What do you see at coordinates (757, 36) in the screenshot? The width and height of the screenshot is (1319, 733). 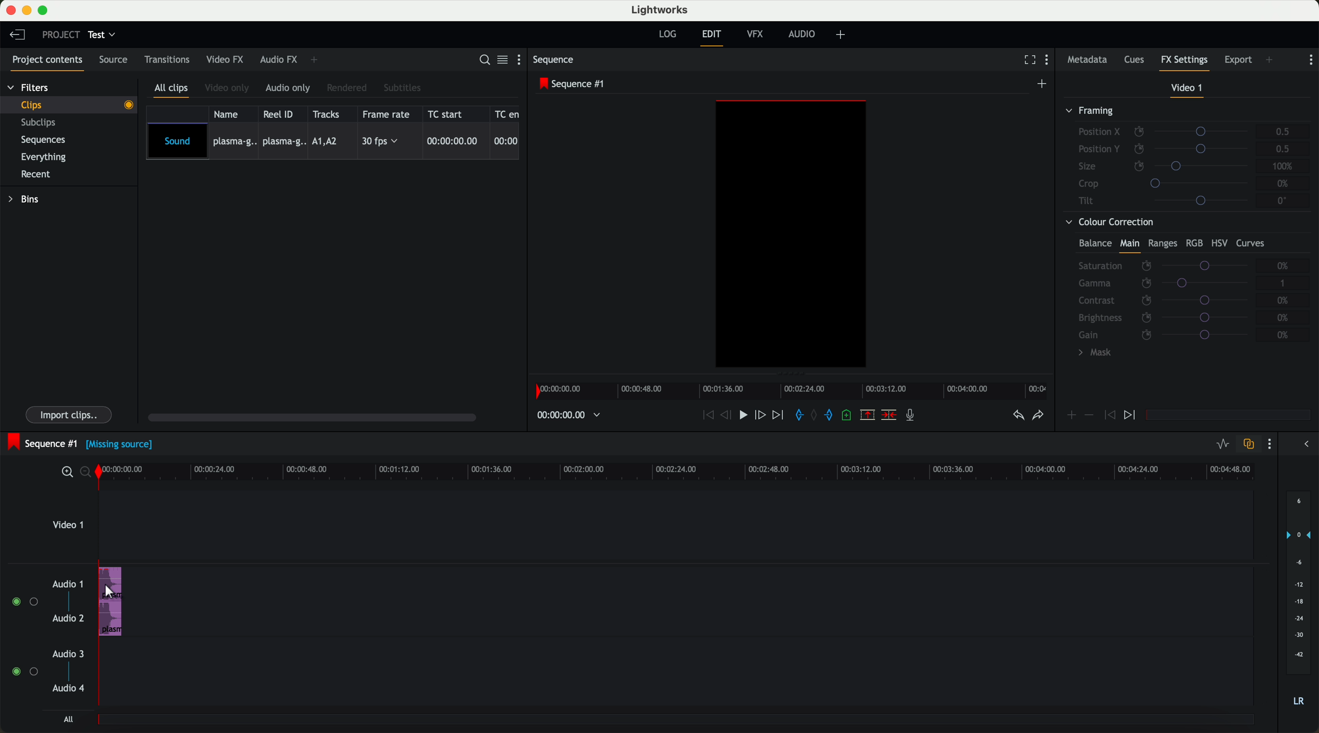 I see `VFX` at bounding box center [757, 36].